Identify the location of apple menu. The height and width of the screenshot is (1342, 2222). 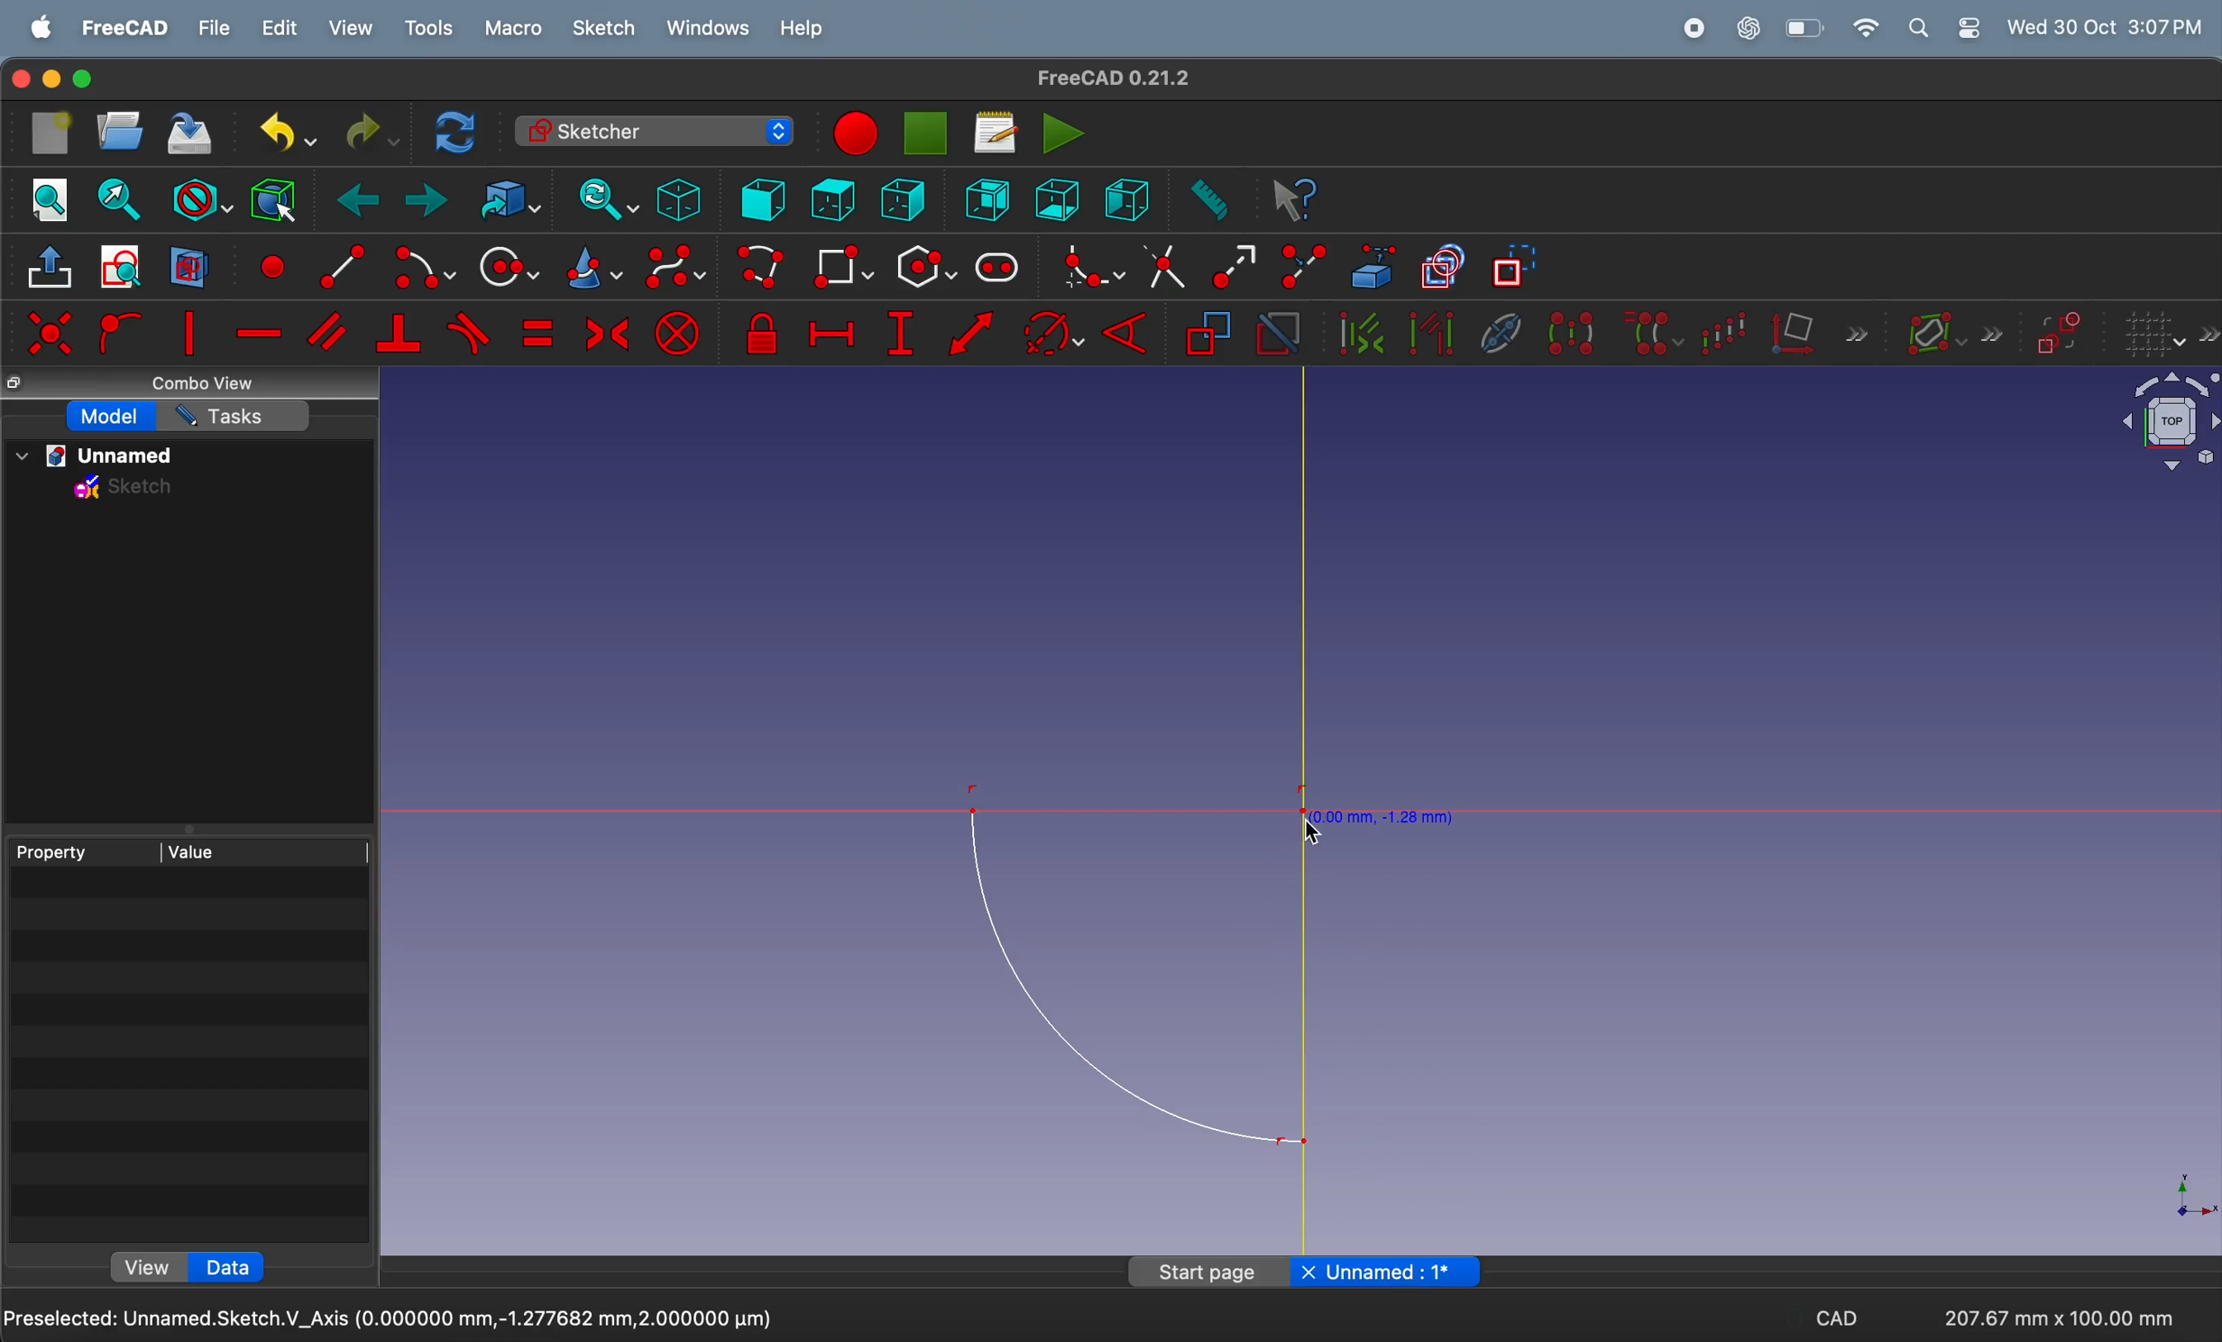
(42, 28).